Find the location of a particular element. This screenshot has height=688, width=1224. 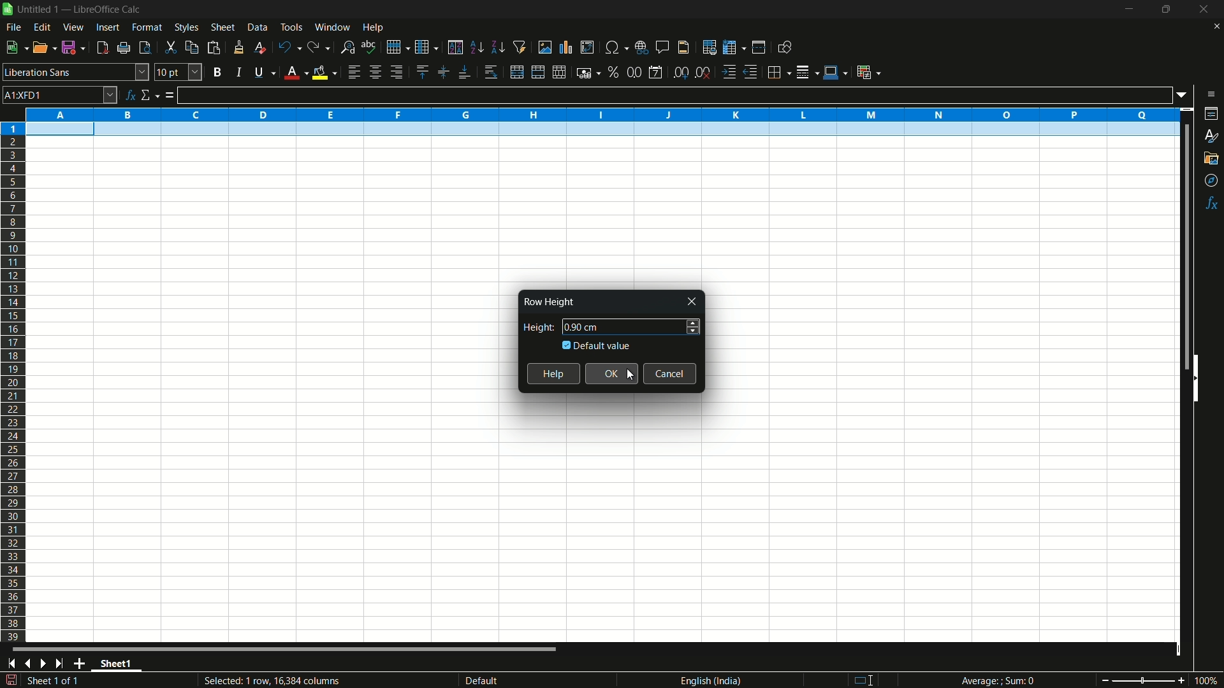

styles menu is located at coordinates (187, 27).